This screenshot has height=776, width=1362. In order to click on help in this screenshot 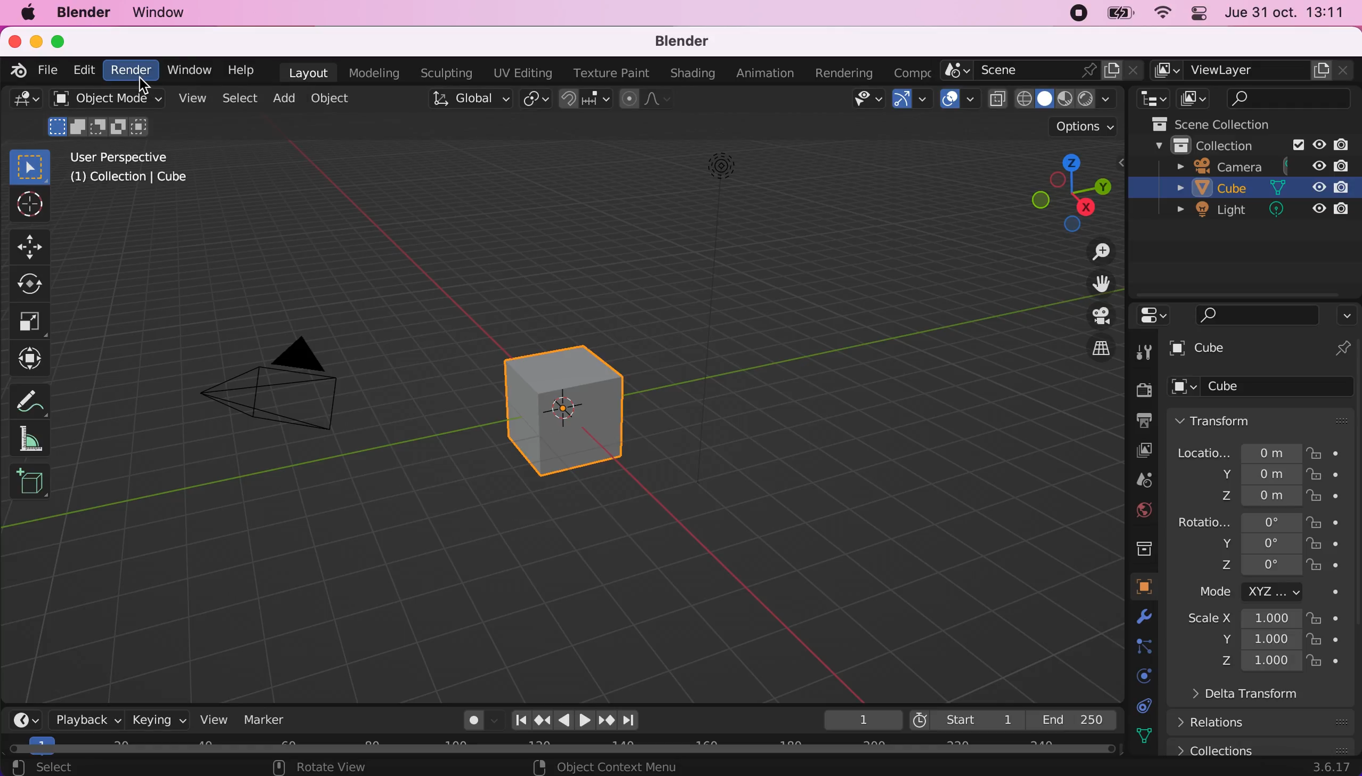, I will do `click(245, 69)`.